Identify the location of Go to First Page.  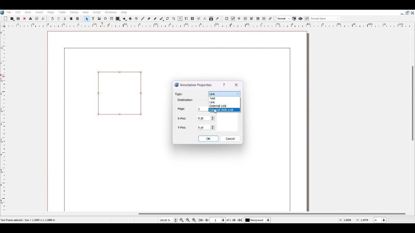
(201, 220).